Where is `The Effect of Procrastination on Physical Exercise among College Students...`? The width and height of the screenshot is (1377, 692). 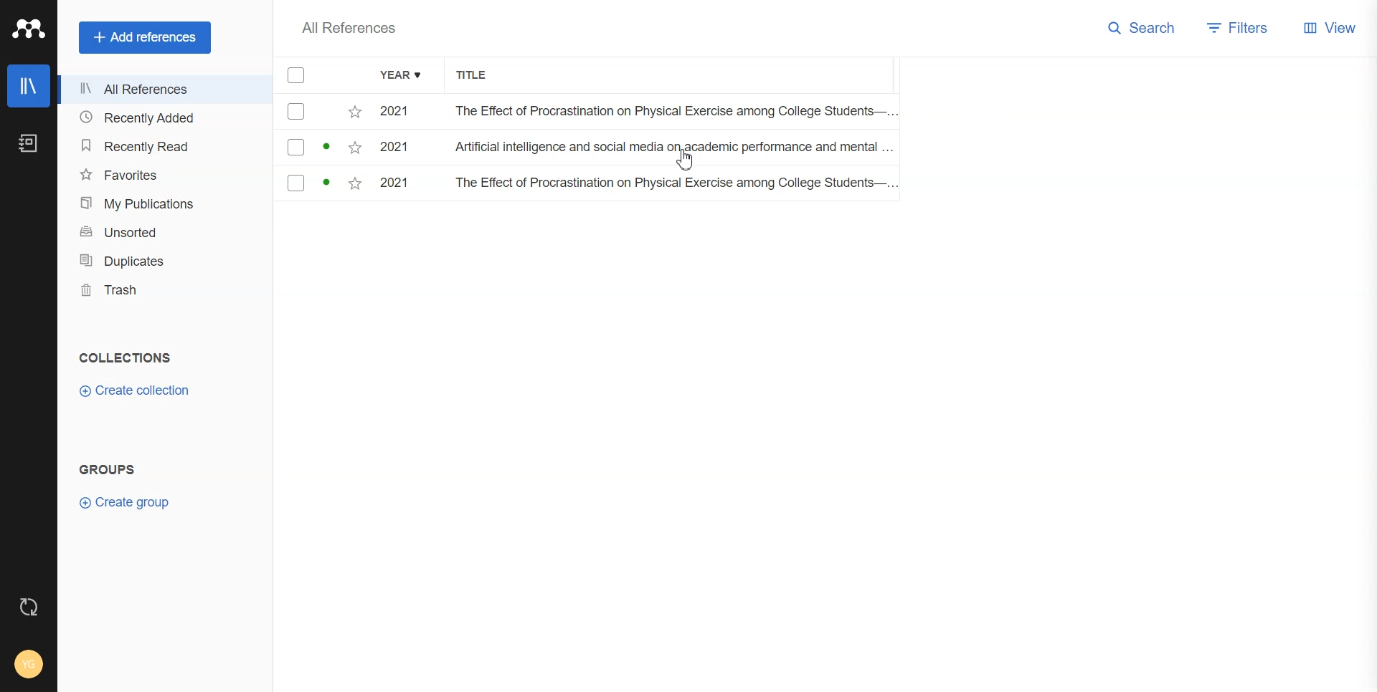
The Effect of Procrastination on Physical Exercise among College Students... is located at coordinates (669, 112).